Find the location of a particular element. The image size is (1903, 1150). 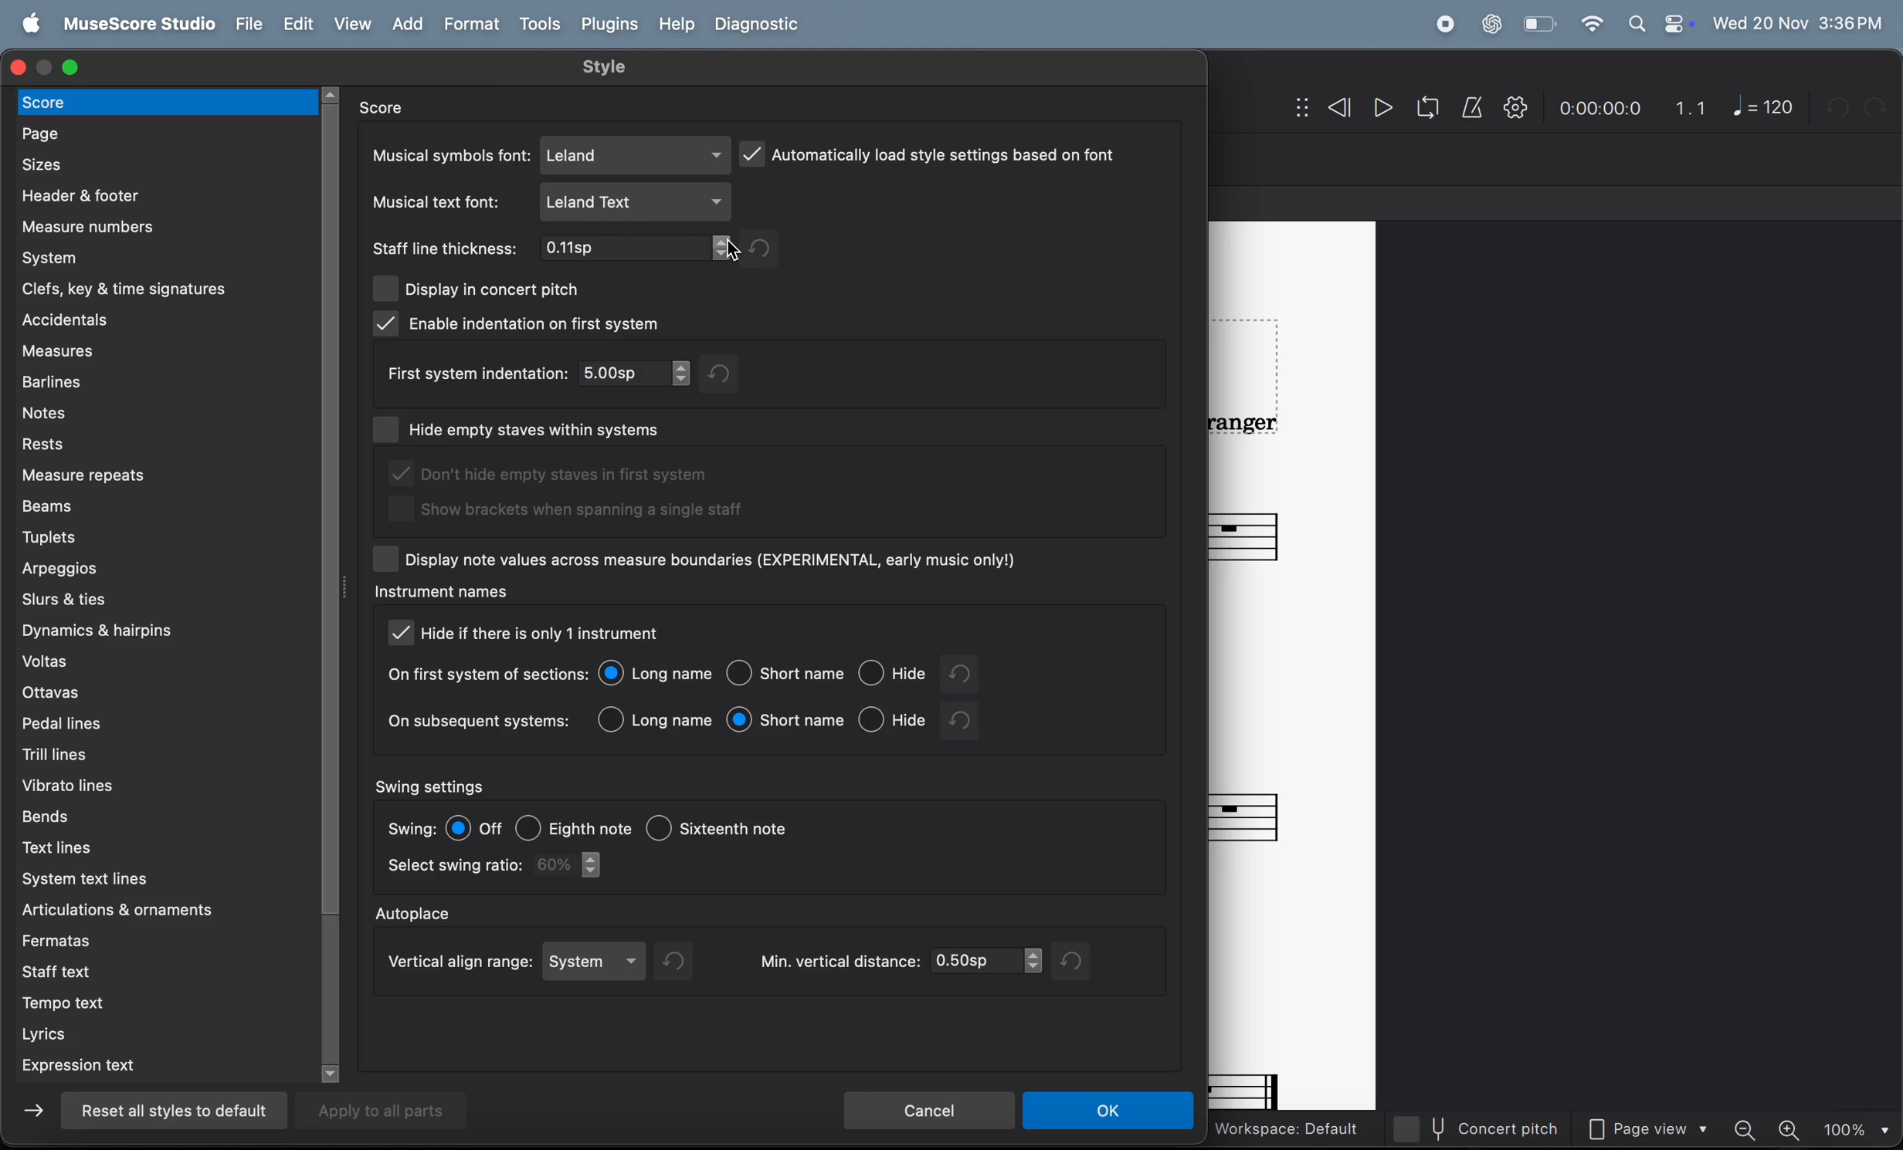

add is located at coordinates (413, 25).